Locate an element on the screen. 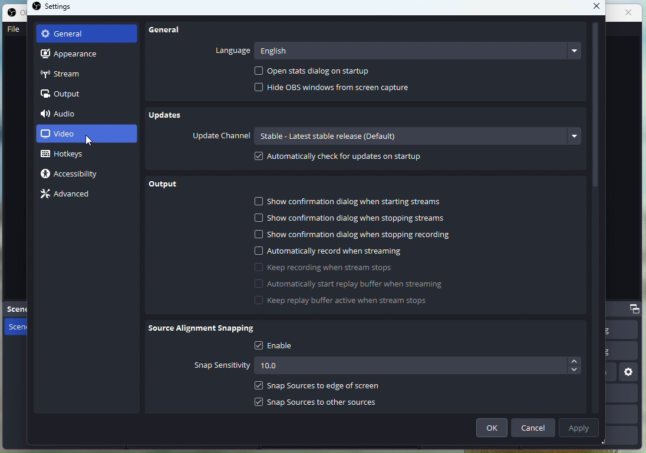   is located at coordinates (575, 358).